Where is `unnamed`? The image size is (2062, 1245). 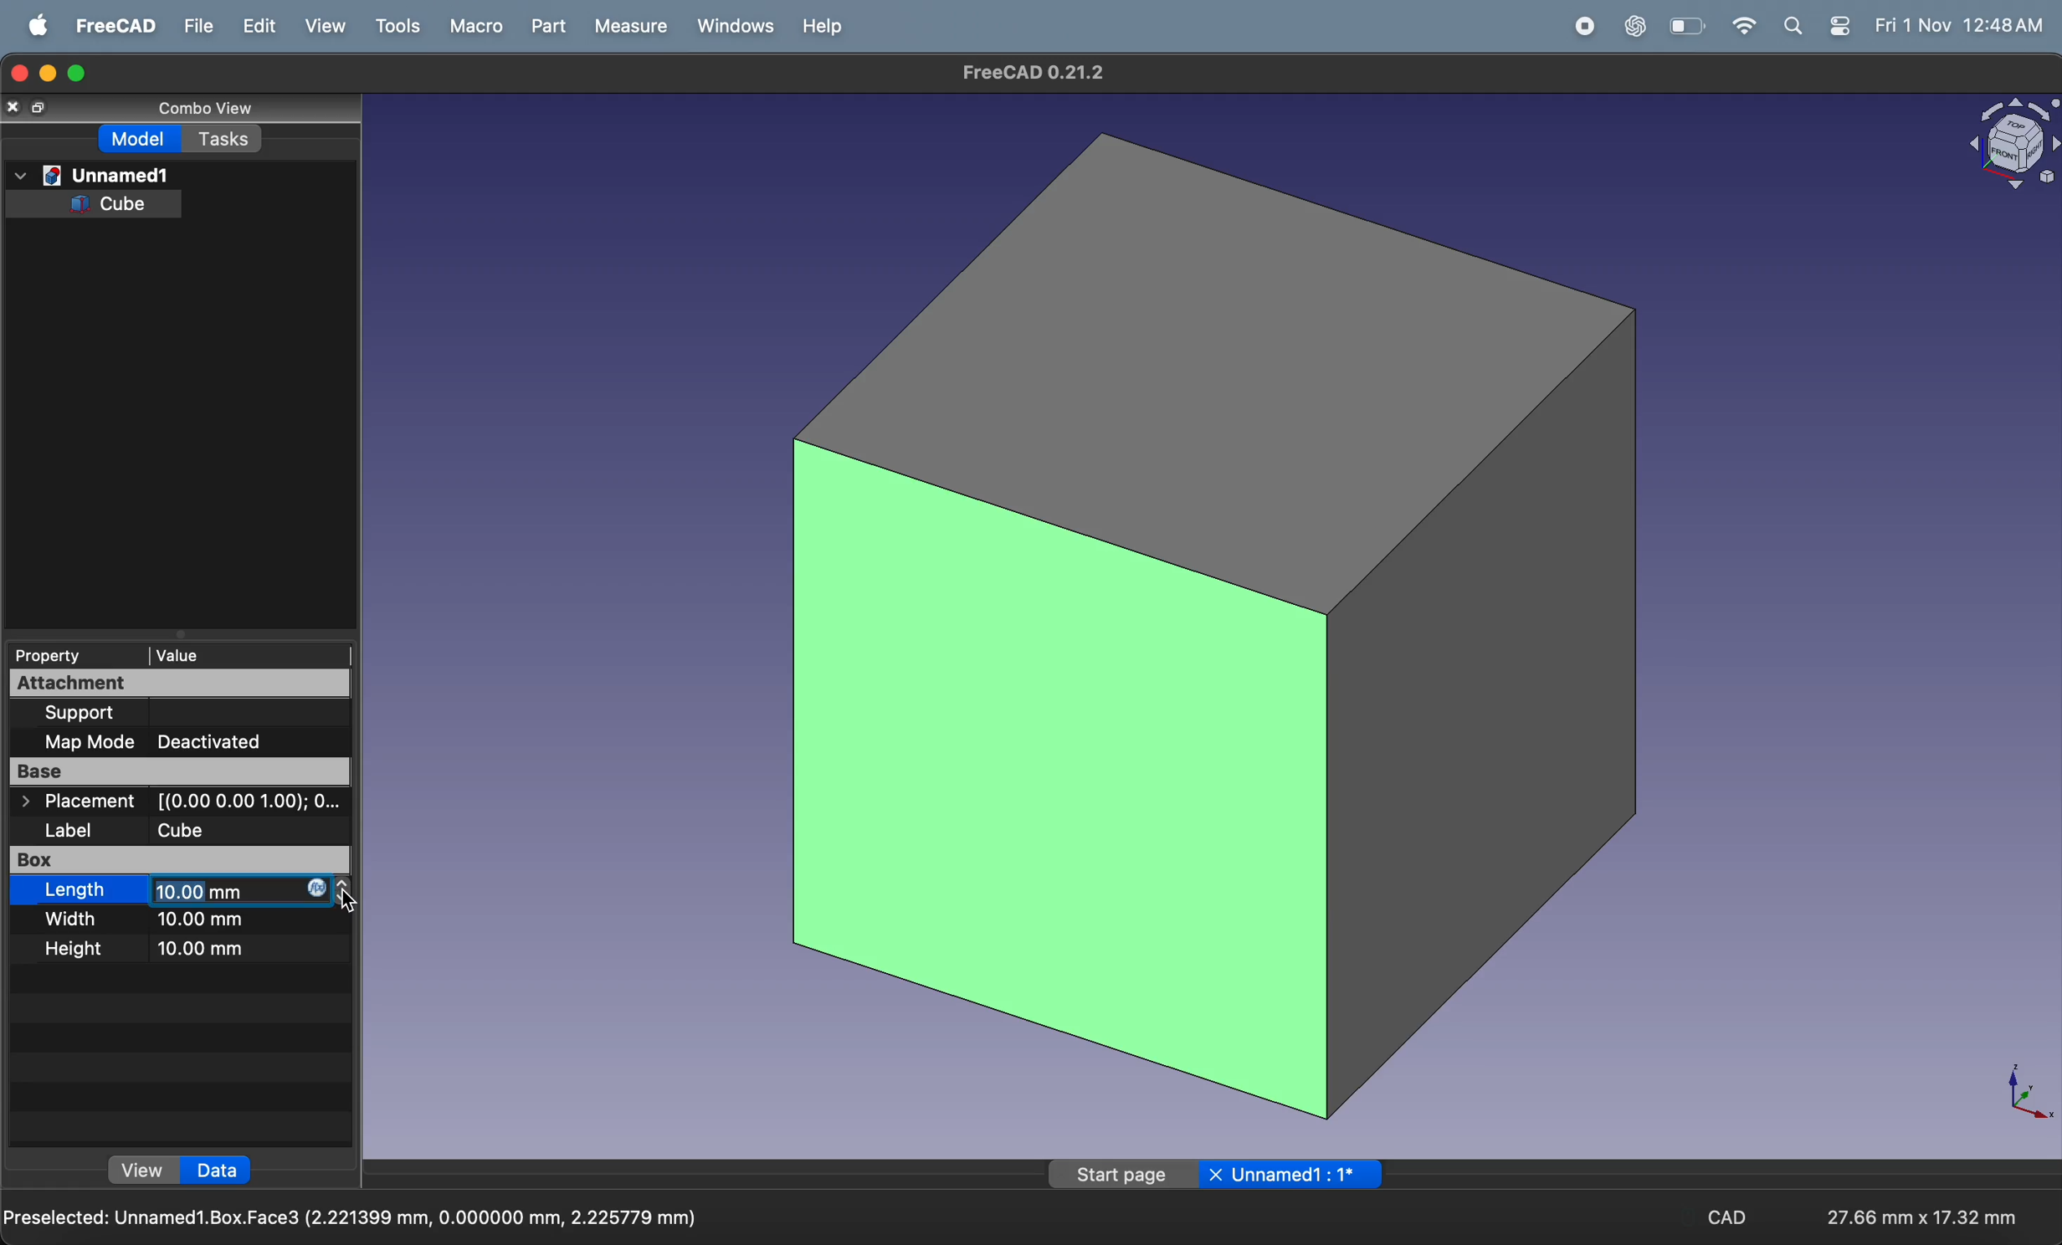 unnamed is located at coordinates (92, 173).